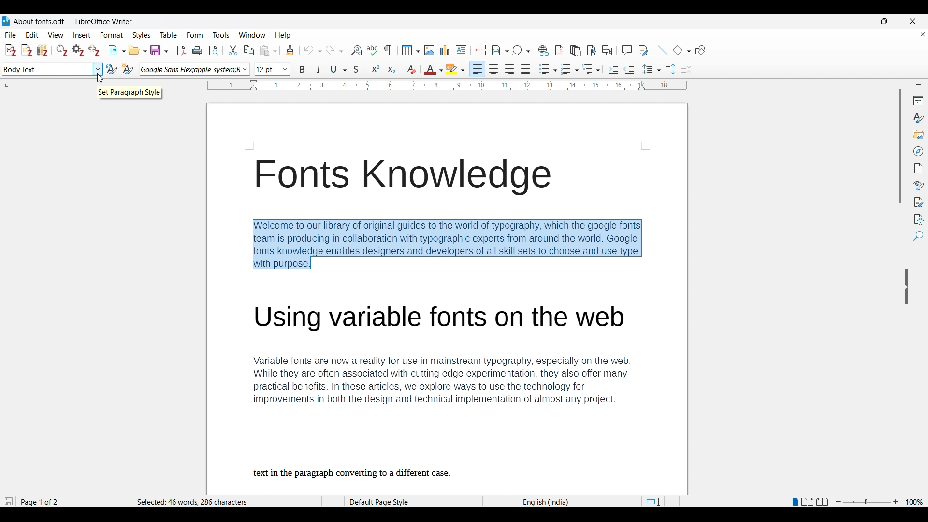  I want to click on Save, so click(159, 50).